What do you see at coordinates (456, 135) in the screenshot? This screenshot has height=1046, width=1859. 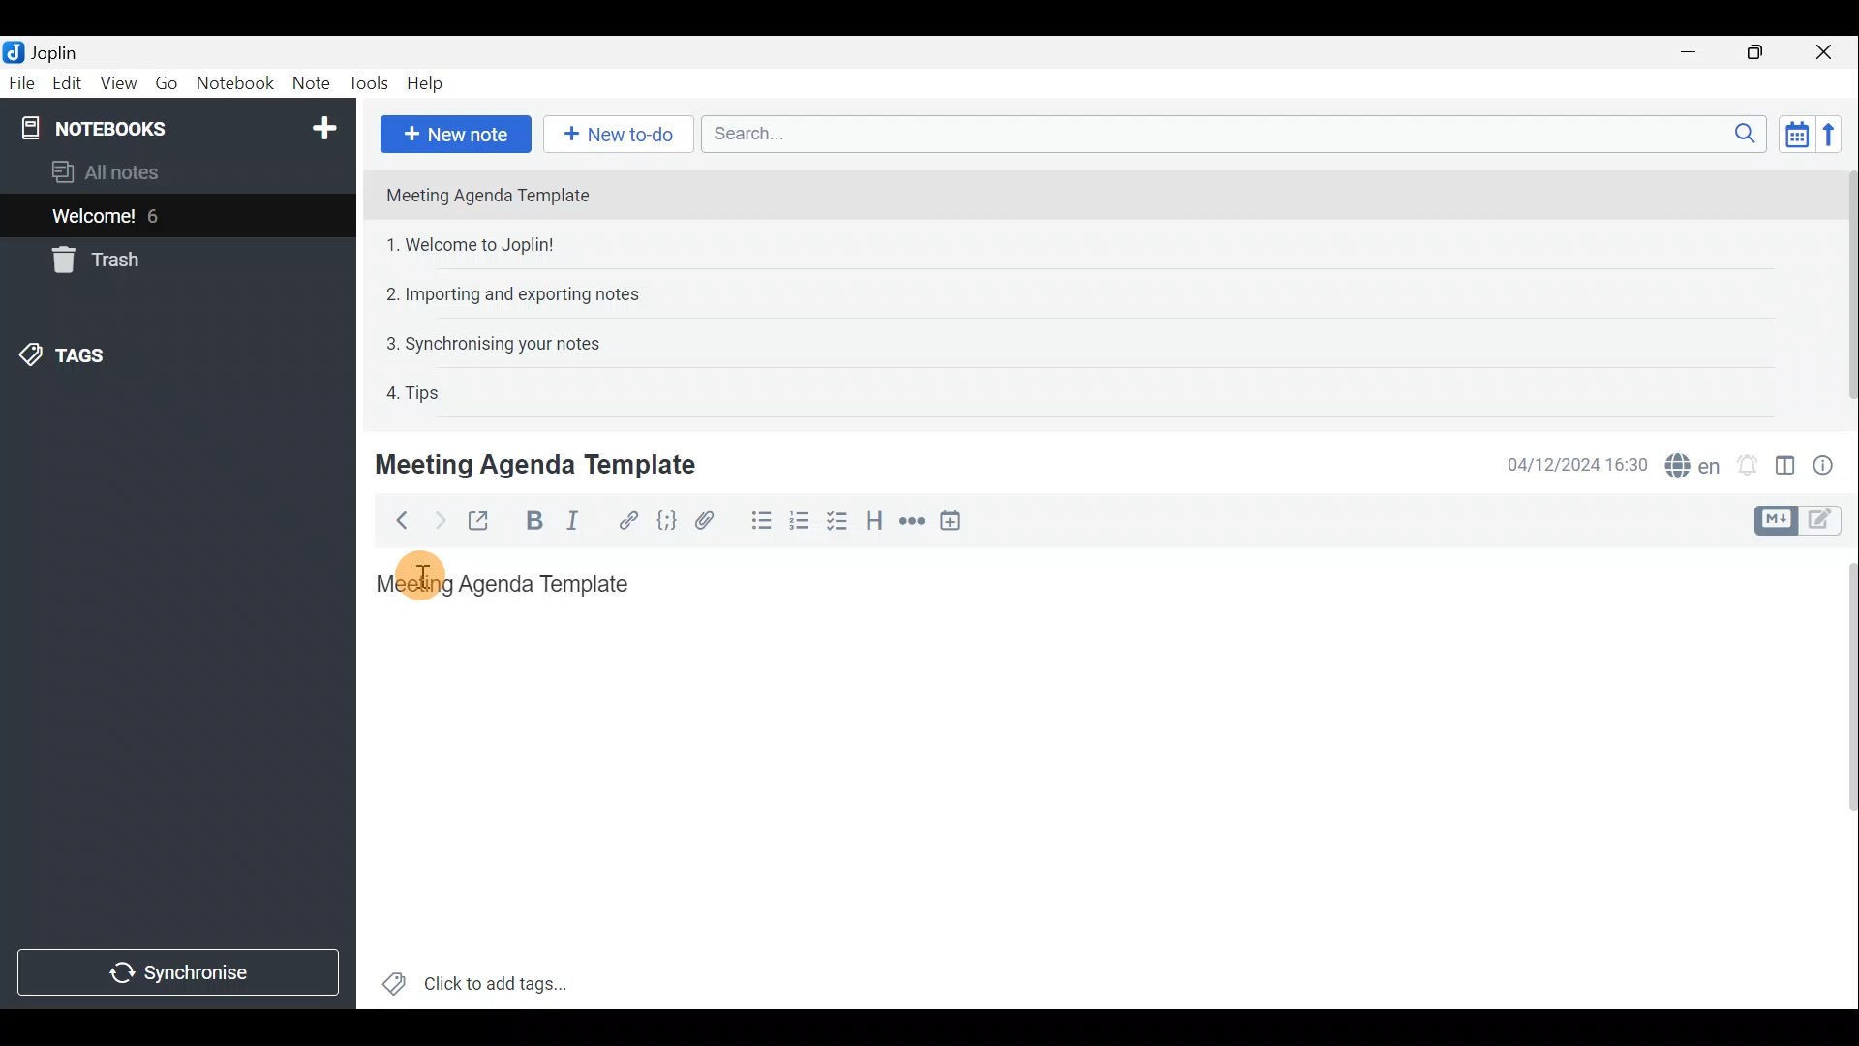 I see `New note` at bounding box center [456, 135].